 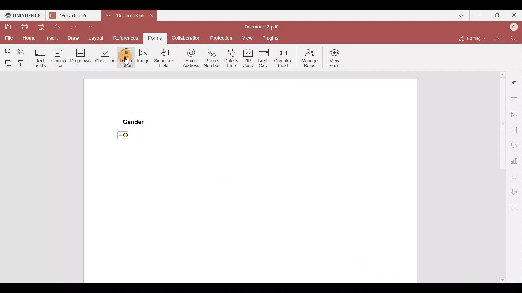 What do you see at coordinates (93, 26) in the screenshot?
I see `Customize quick access toolbar` at bounding box center [93, 26].